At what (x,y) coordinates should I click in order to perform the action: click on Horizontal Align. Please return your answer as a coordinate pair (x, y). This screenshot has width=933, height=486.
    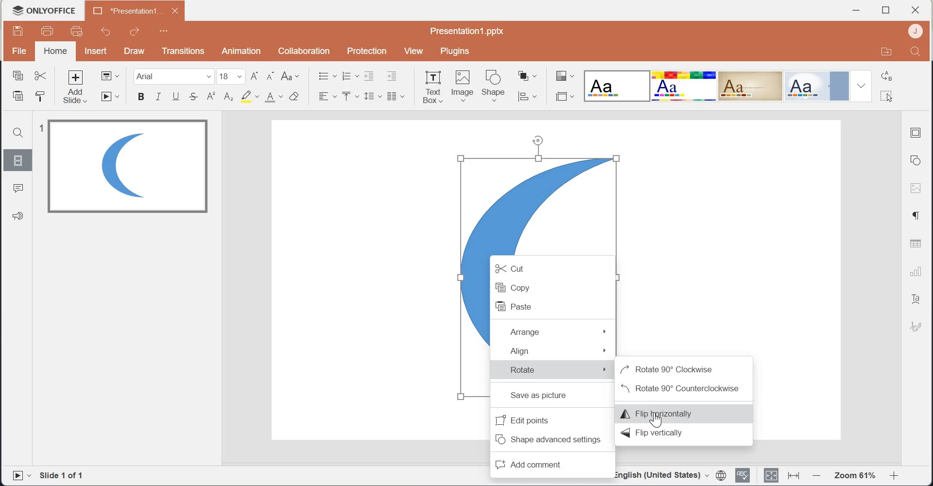
    Looking at the image, I should click on (327, 96).